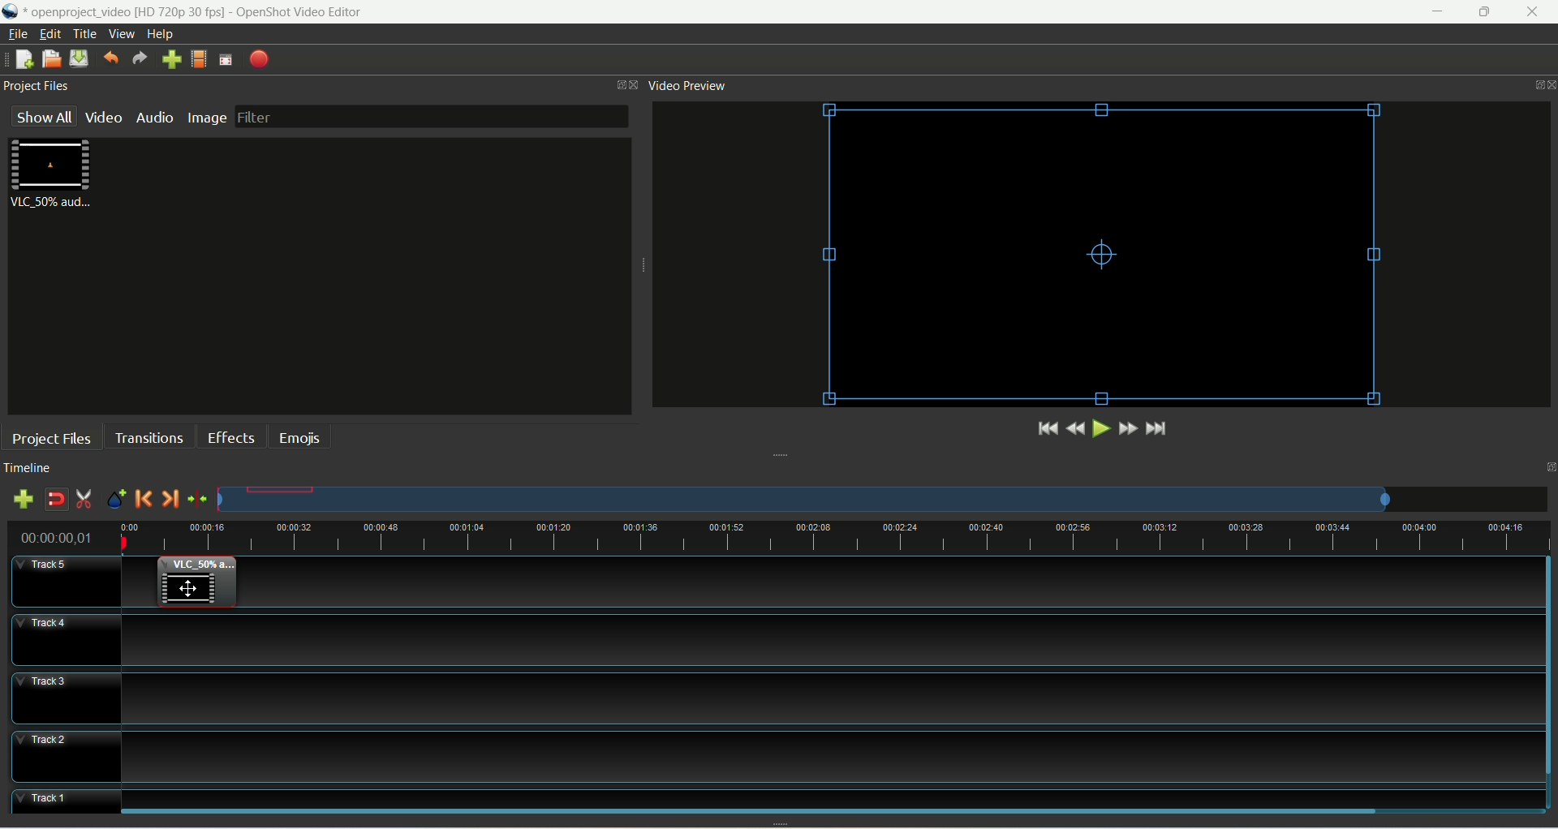 This screenshot has height=829, width=1558. What do you see at coordinates (148, 436) in the screenshot?
I see `transition` at bounding box center [148, 436].